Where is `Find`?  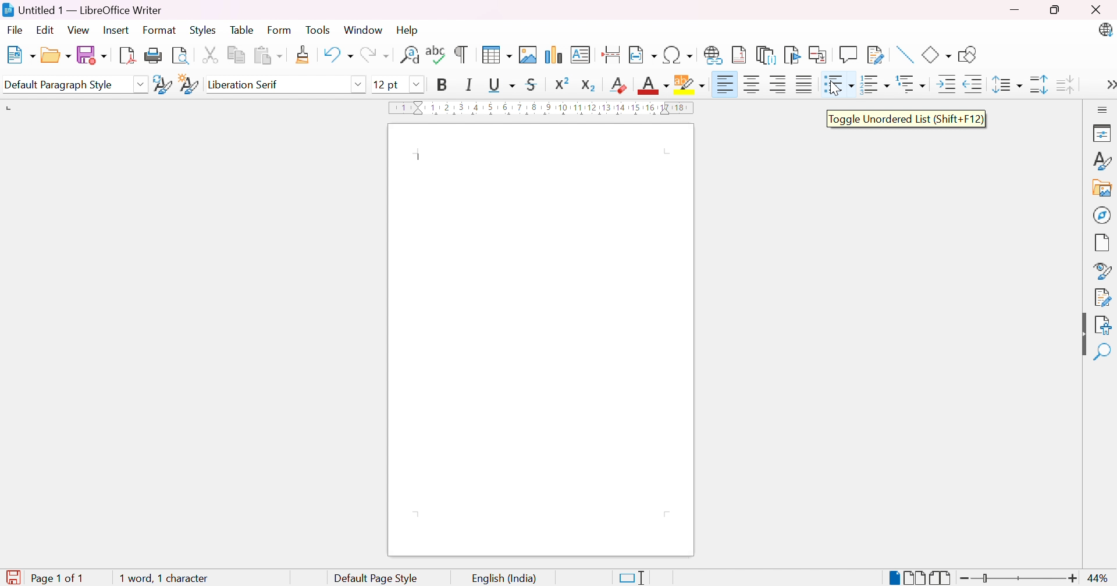 Find is located at coordinates (1102, 352).